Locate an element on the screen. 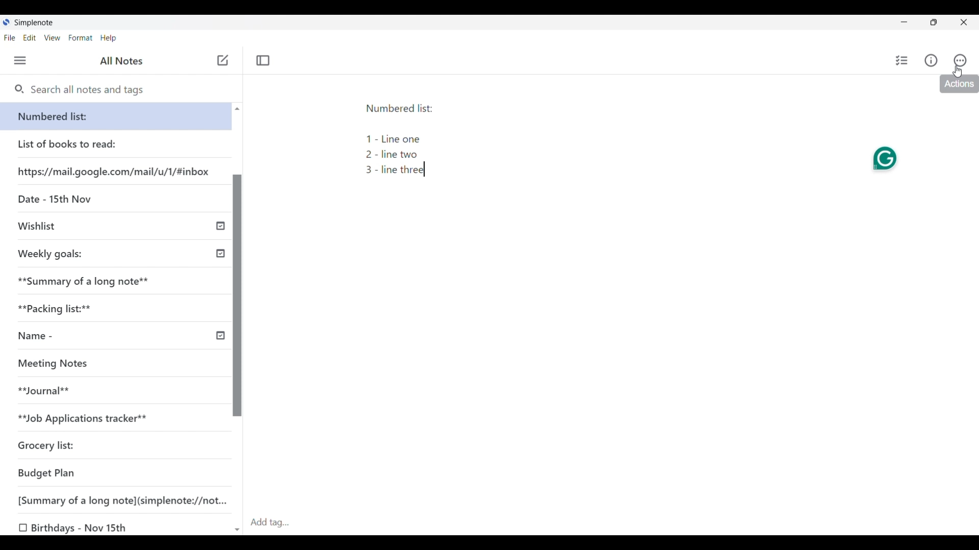  Actions is located at coordinates (961, 59).